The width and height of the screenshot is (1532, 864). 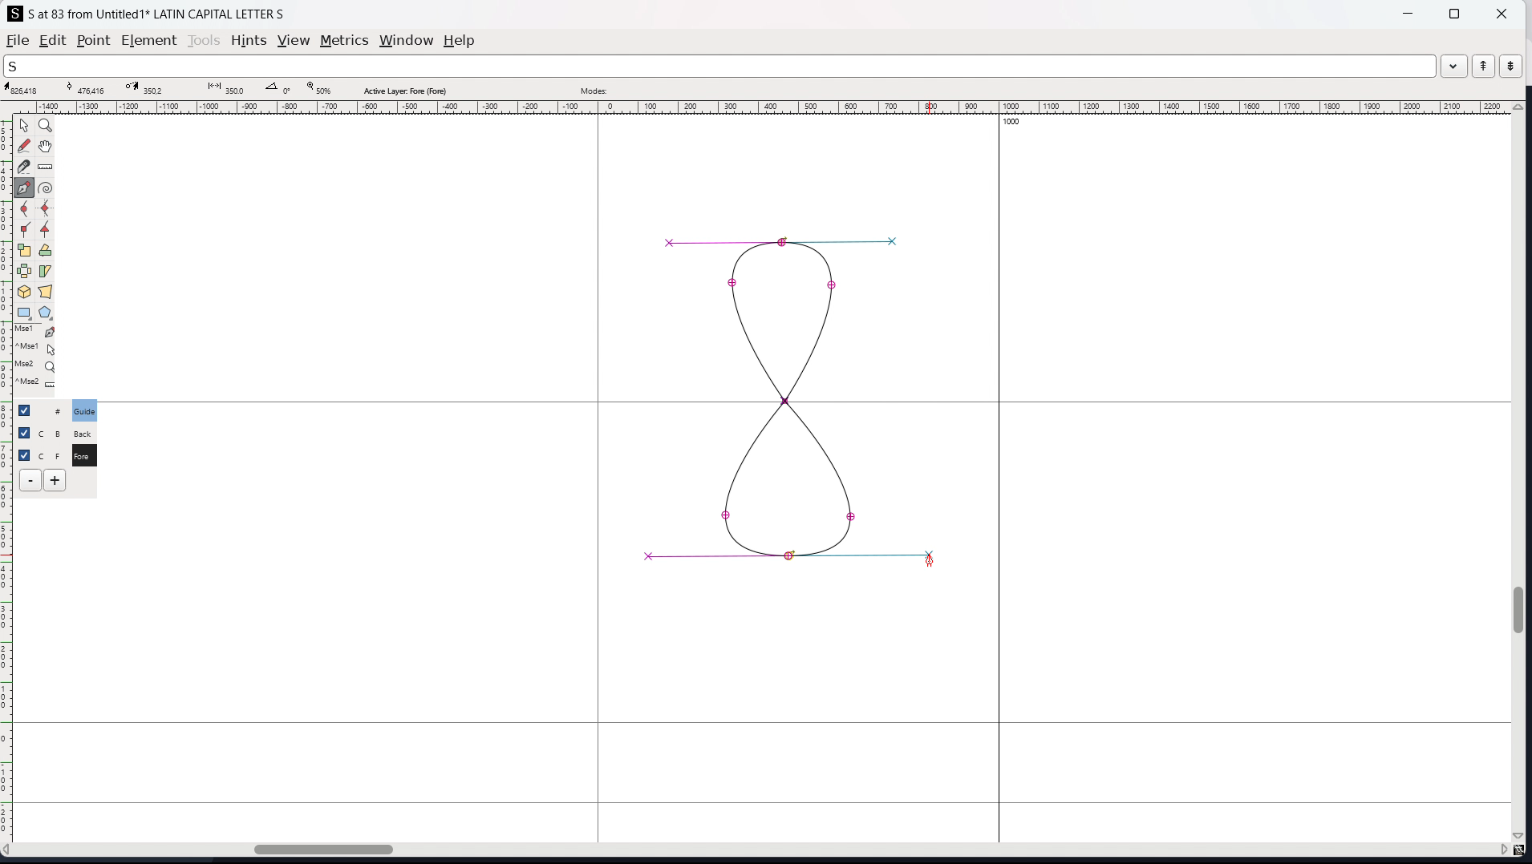 What do you see at coordinates (594, 89) in the screenshot?
I see `modes` at bounding box center [594, 89].